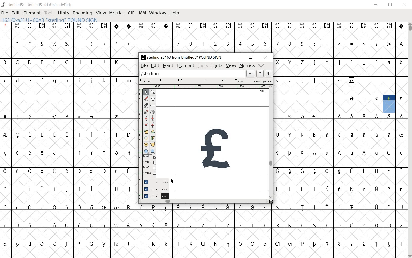 The height and width of the screenshot is (258, 412). Describe the element at coordinates (67, 226) in the screenshot. I see `Symbol` at that location.